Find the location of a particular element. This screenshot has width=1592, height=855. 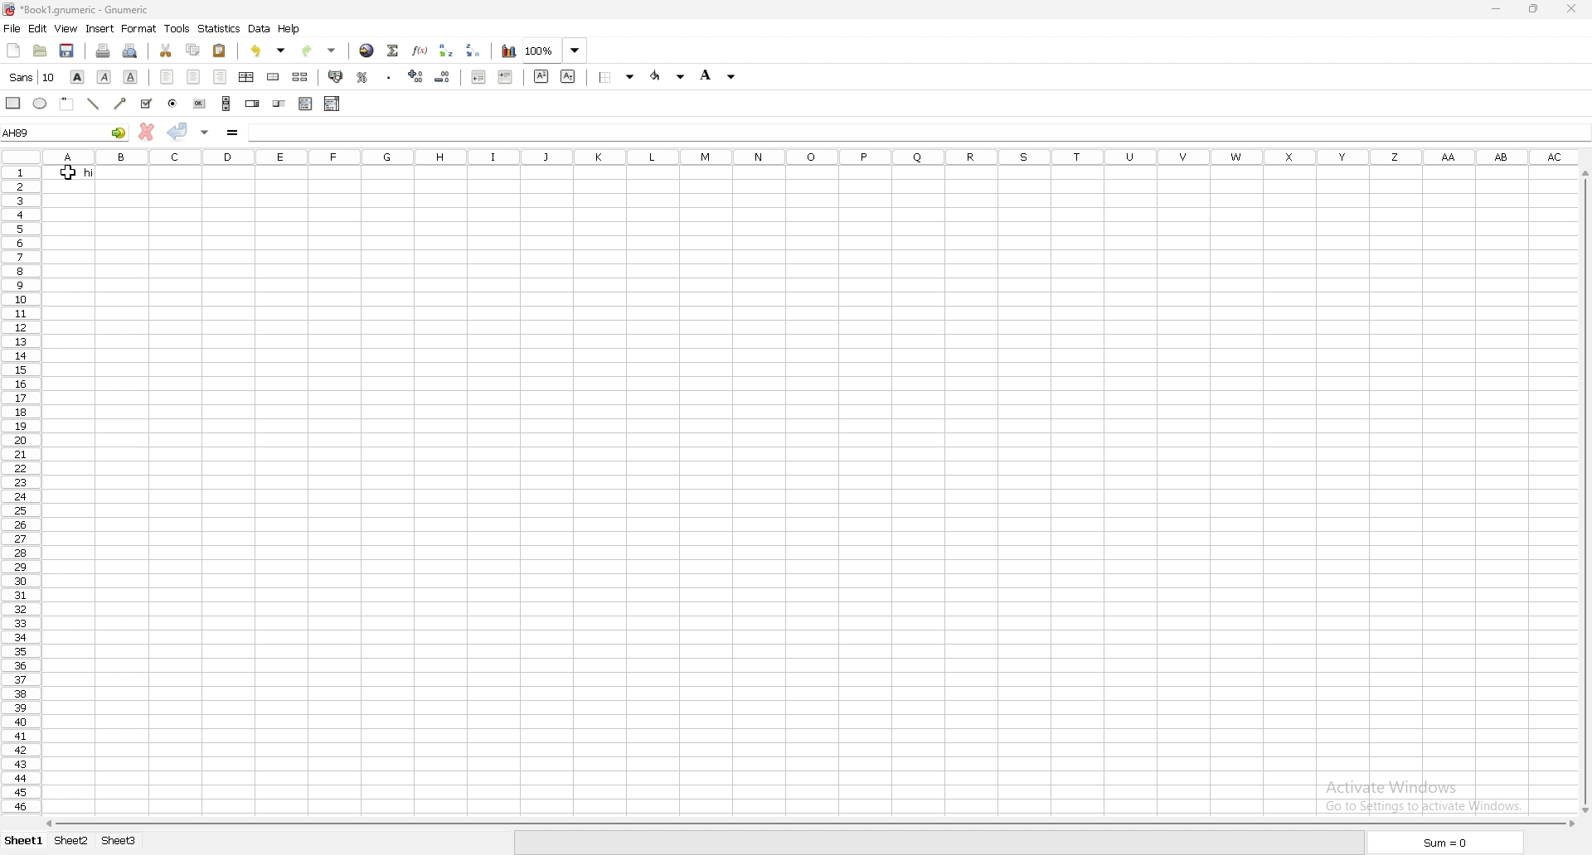

columns is located at coordinates (813, 155).